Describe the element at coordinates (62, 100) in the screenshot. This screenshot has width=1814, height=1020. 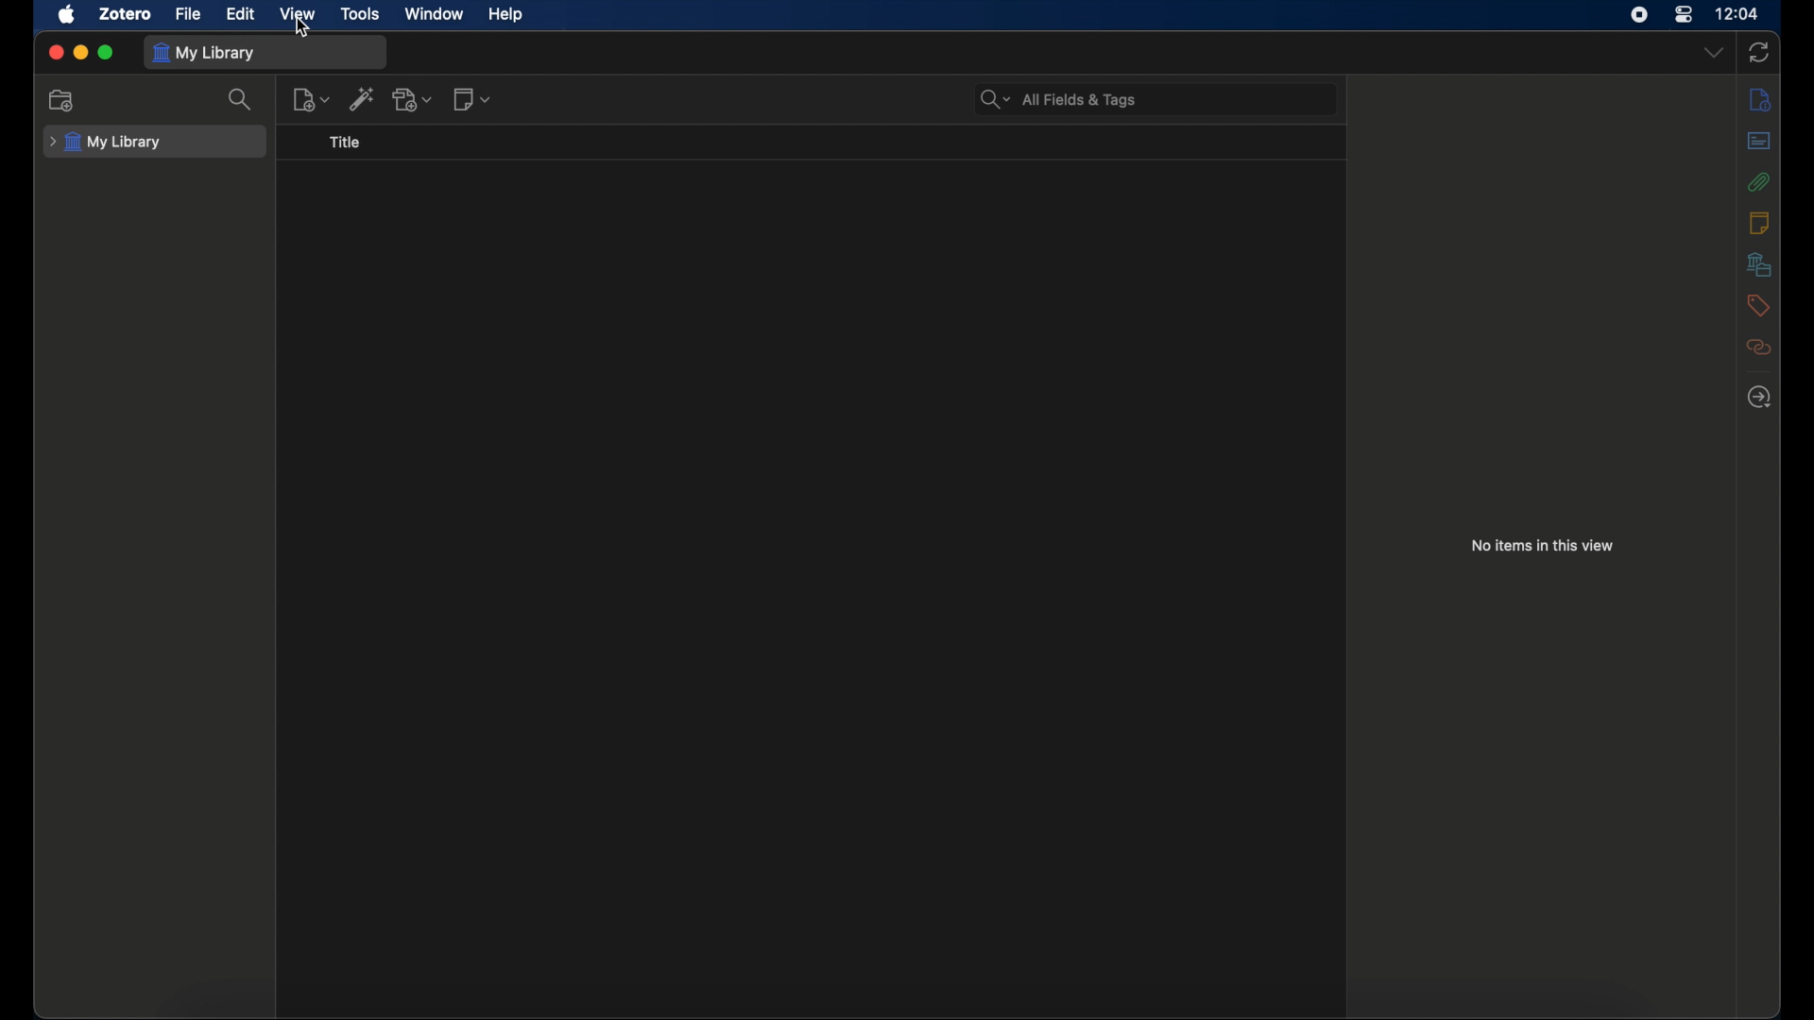
I see `new collection` at that location.